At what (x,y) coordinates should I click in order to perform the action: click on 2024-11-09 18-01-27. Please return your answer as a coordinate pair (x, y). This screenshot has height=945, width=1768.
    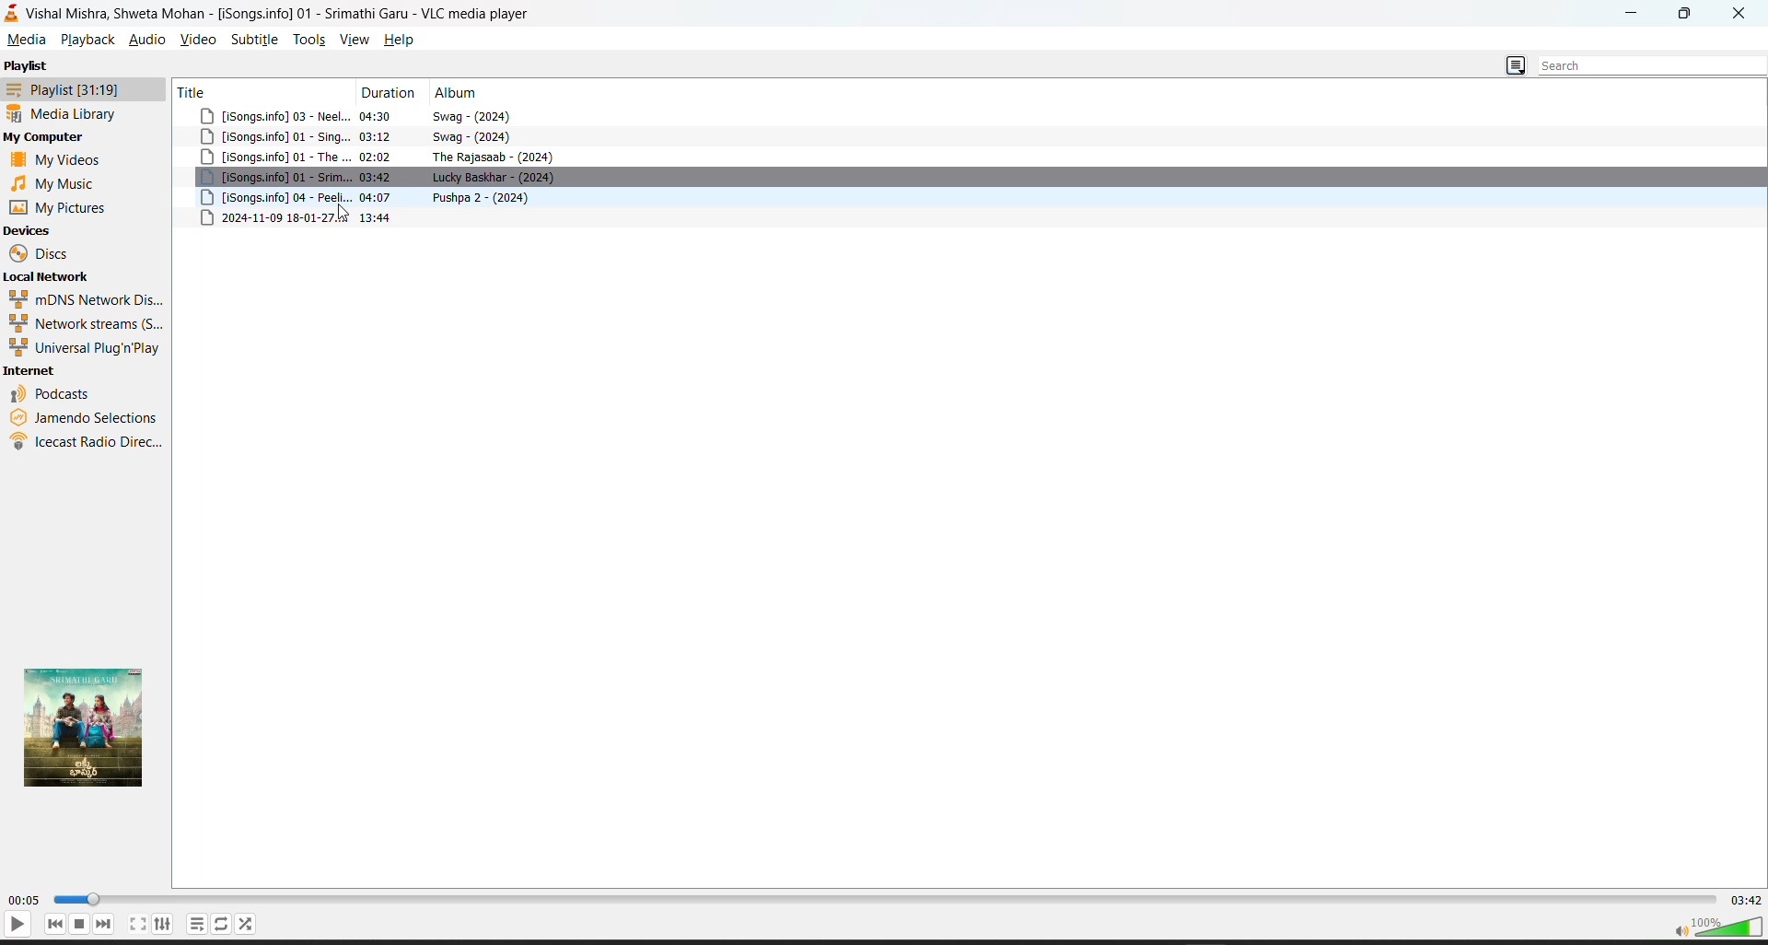
    Looking at the image, I should click on (272, 217).